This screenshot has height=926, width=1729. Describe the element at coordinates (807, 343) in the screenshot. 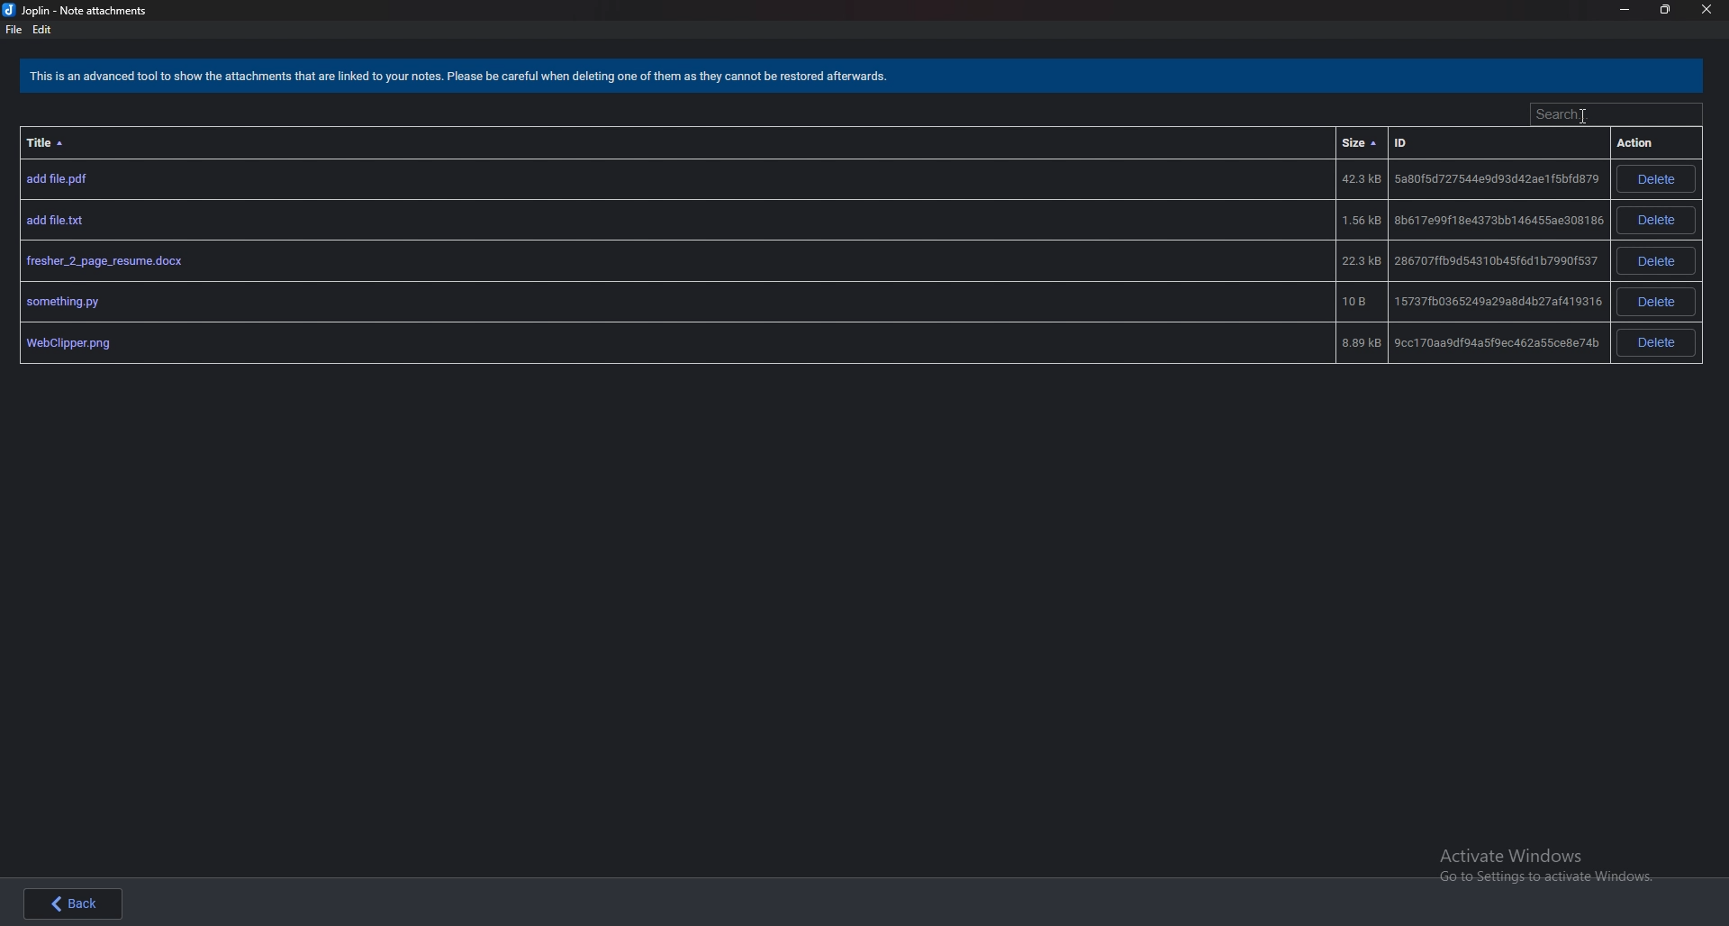

I see `attachment` at that location.